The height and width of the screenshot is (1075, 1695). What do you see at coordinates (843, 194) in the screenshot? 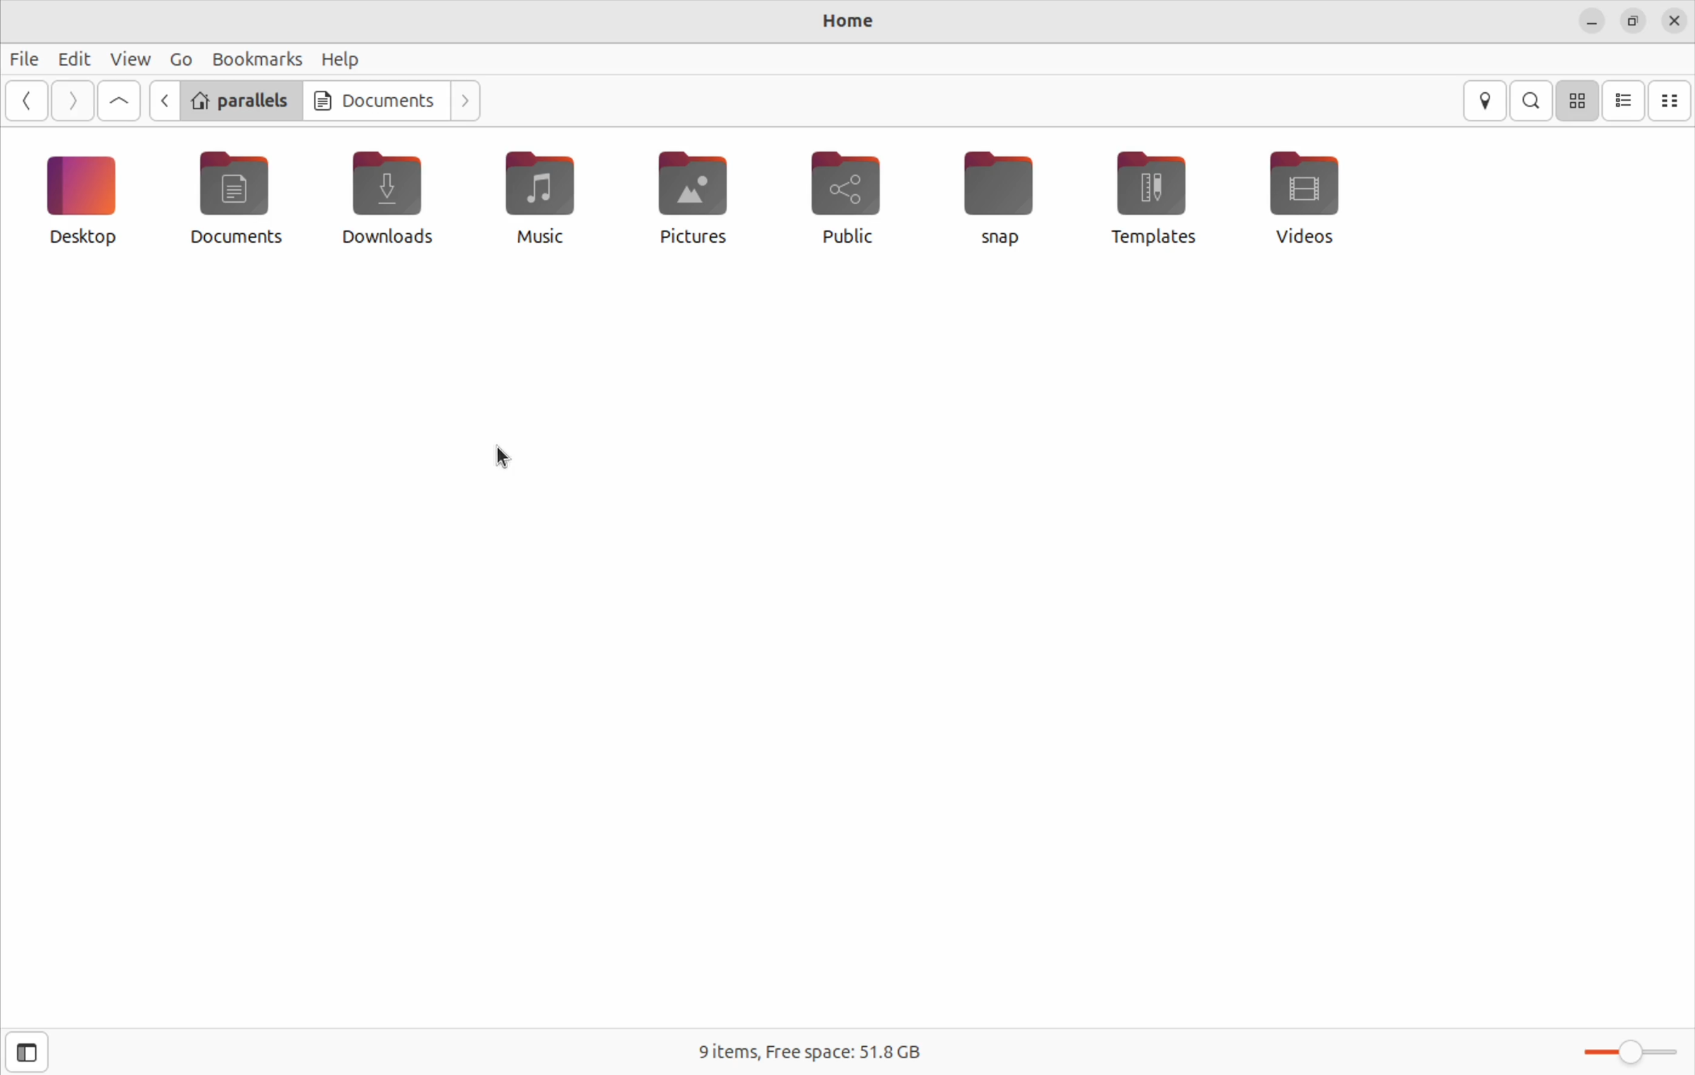
I see `Videos` at bounding box center [843, 194].